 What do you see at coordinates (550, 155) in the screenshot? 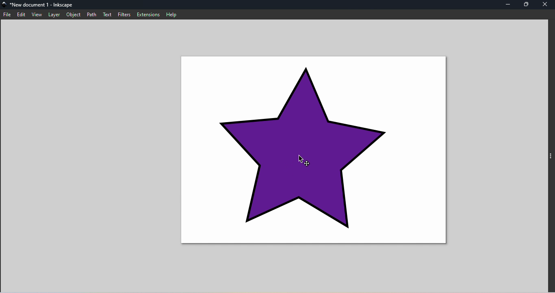
I see `toggle command panel` at bounding box center [550, 155].